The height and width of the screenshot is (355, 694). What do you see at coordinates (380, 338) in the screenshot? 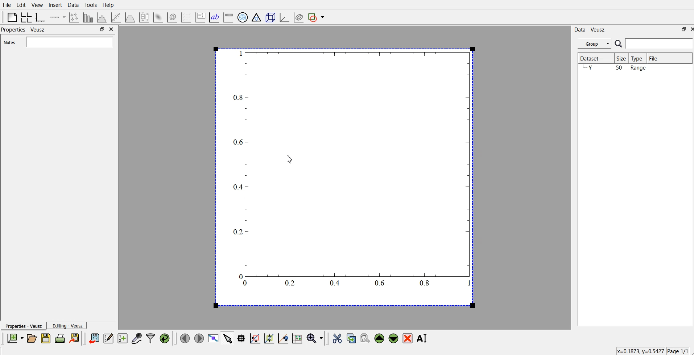
I see `move the selected widgets up` at bounding box center [380, 338].